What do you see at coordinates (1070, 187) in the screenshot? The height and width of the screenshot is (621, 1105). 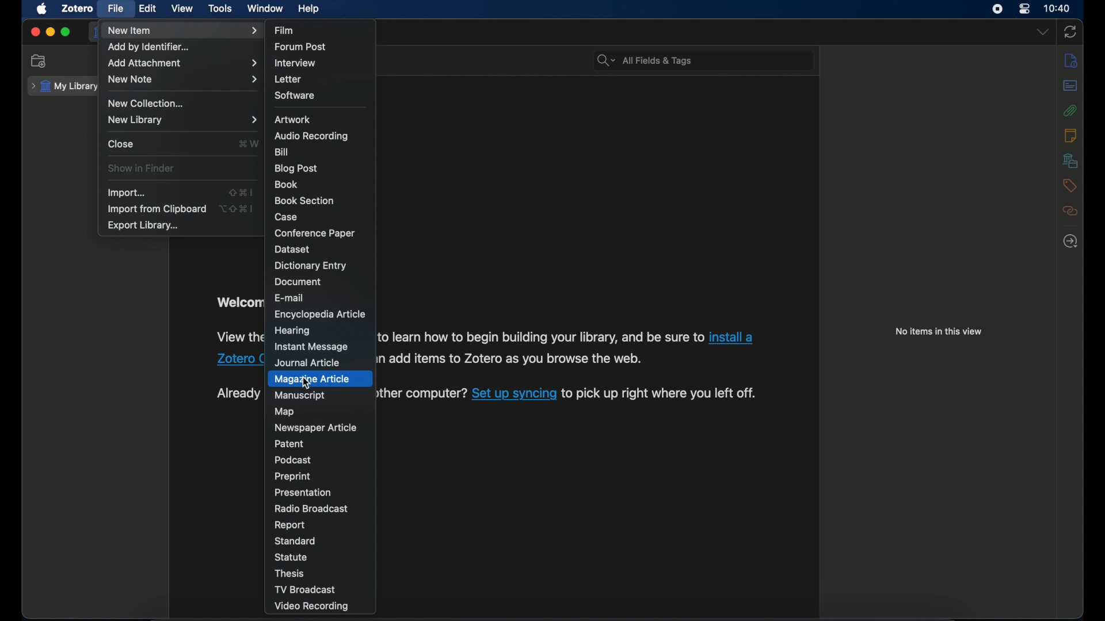 I see `tags` at bounding box center [1070, 187].